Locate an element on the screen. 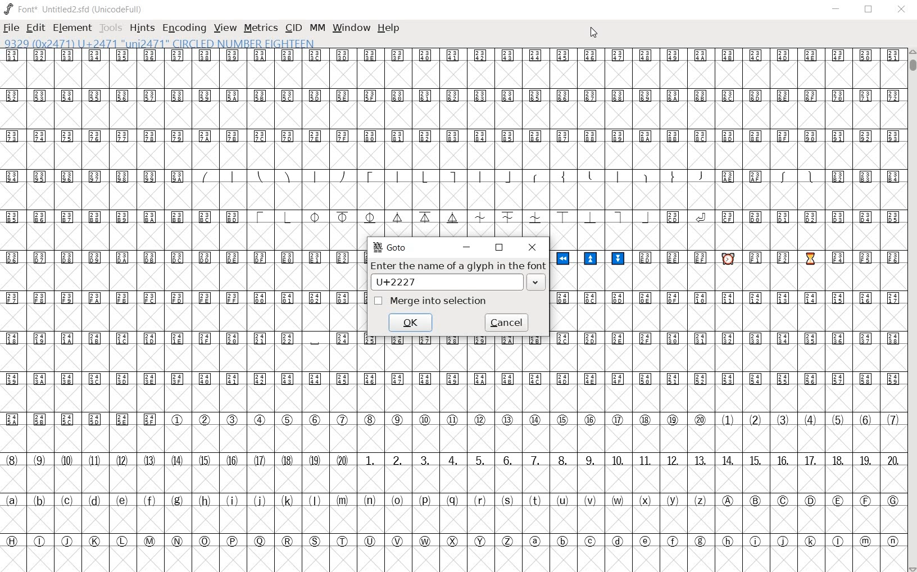 The image size is (917, 572). mm is located at coordinates (317, 26).